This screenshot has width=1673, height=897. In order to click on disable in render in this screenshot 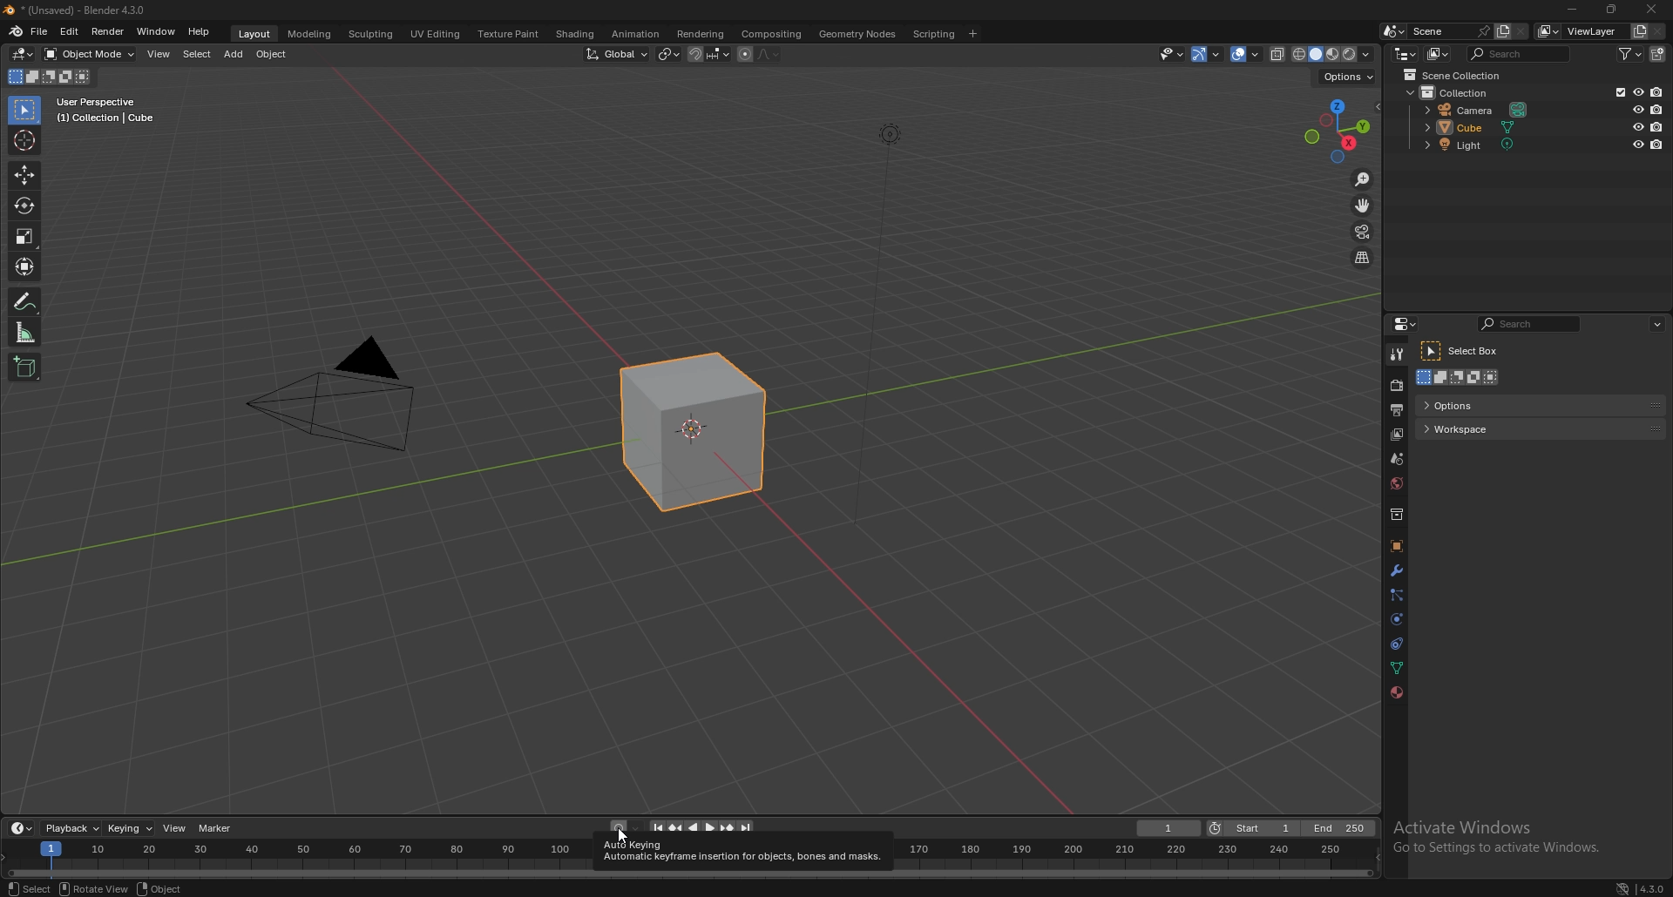, I will do `click(1656, 108)`.